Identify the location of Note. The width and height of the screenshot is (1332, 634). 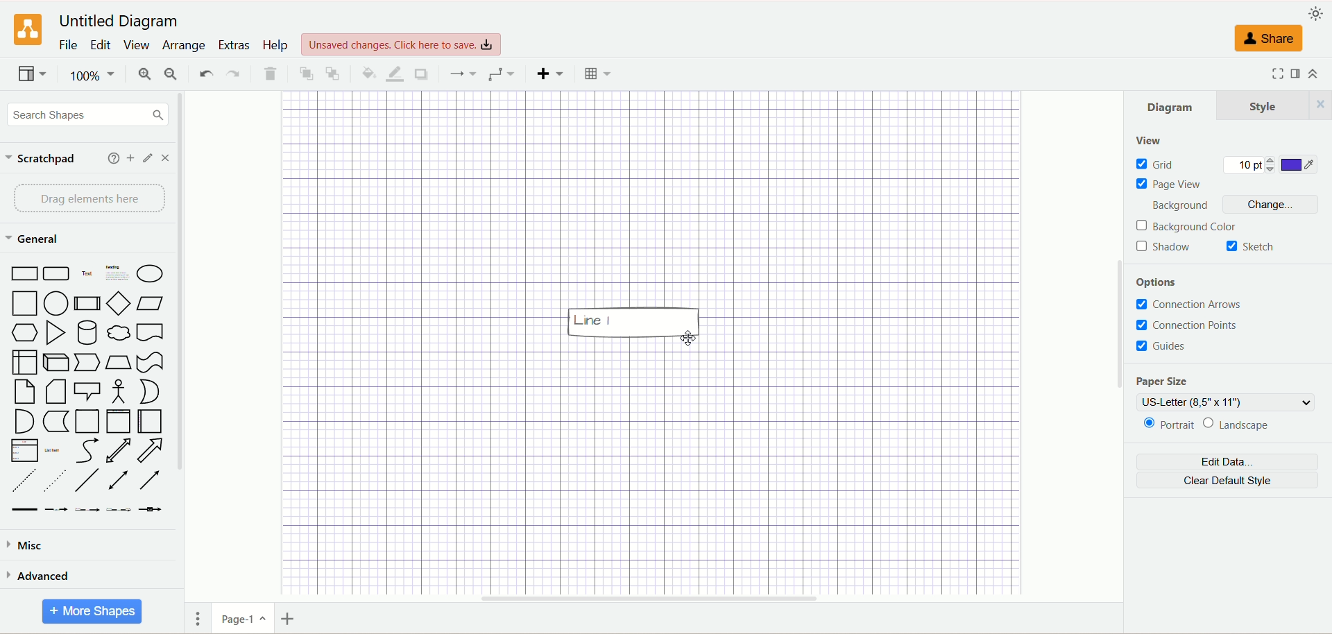
(22, 392).